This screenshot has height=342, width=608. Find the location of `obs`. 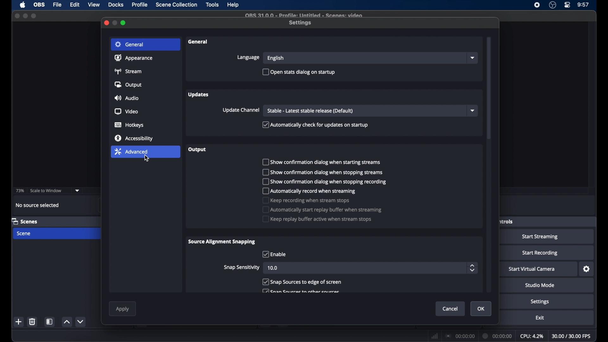

obs is located at coordinates (39, 5).